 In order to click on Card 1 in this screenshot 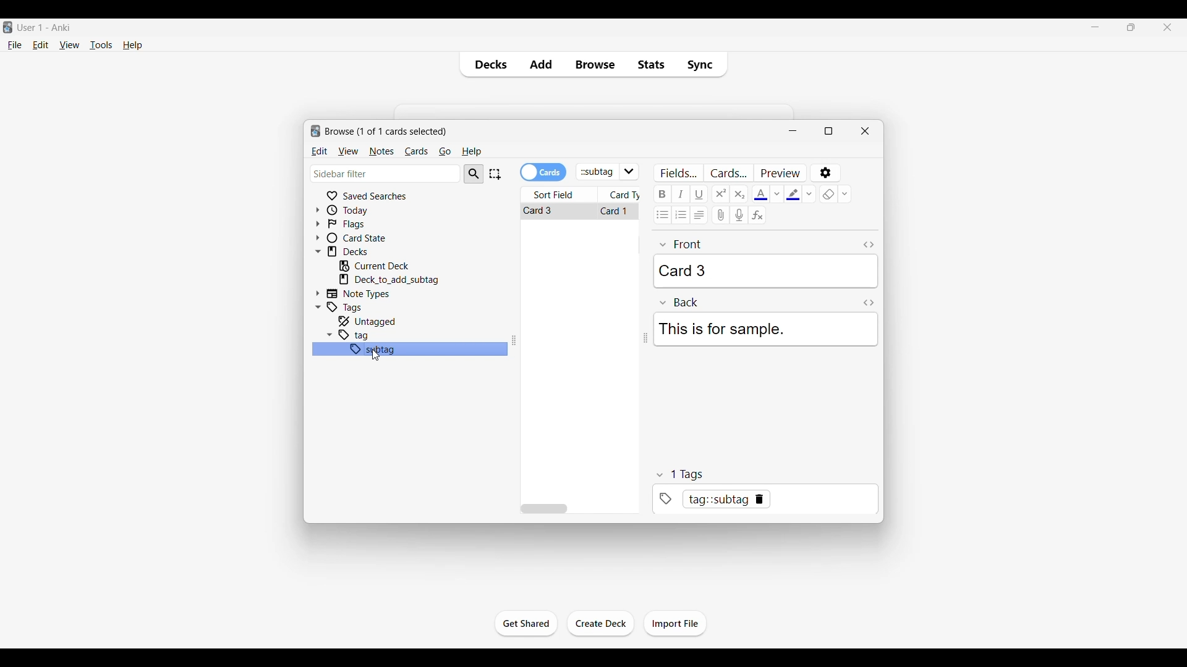, I will do `click(543, 212)`.